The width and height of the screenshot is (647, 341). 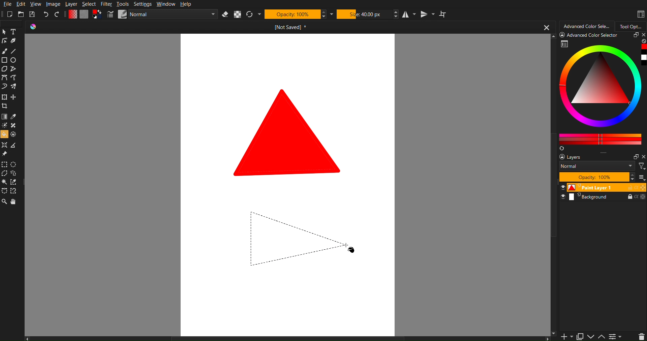 I want to click on Line, so click(x=16, y=52).